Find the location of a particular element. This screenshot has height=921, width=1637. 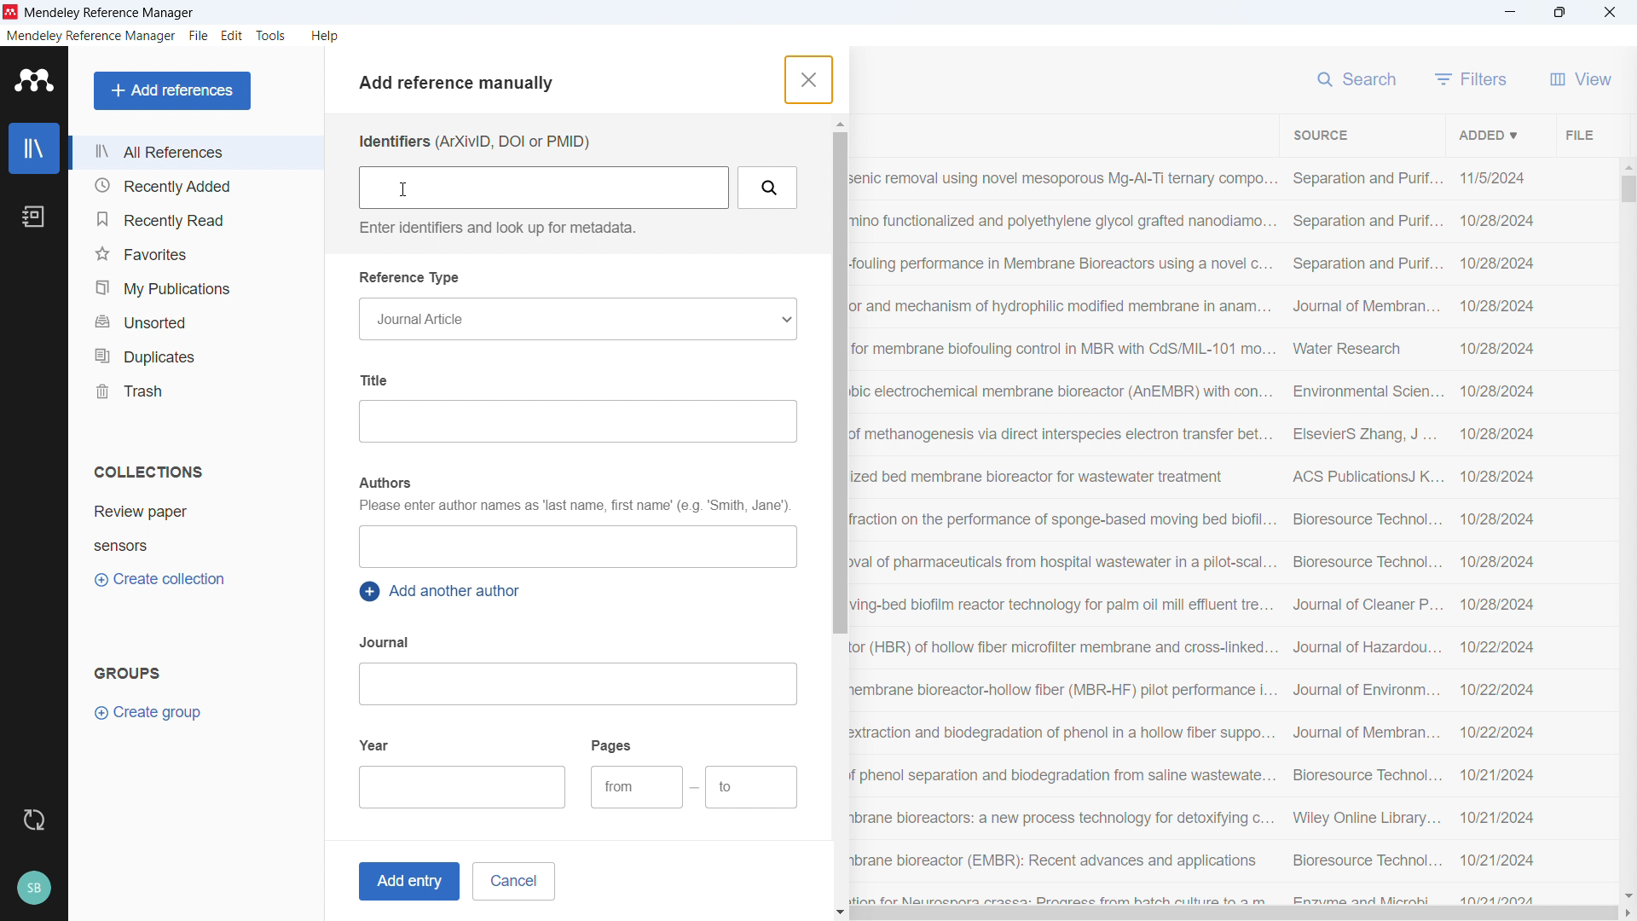

close pane is located at coordinates (807, 79).